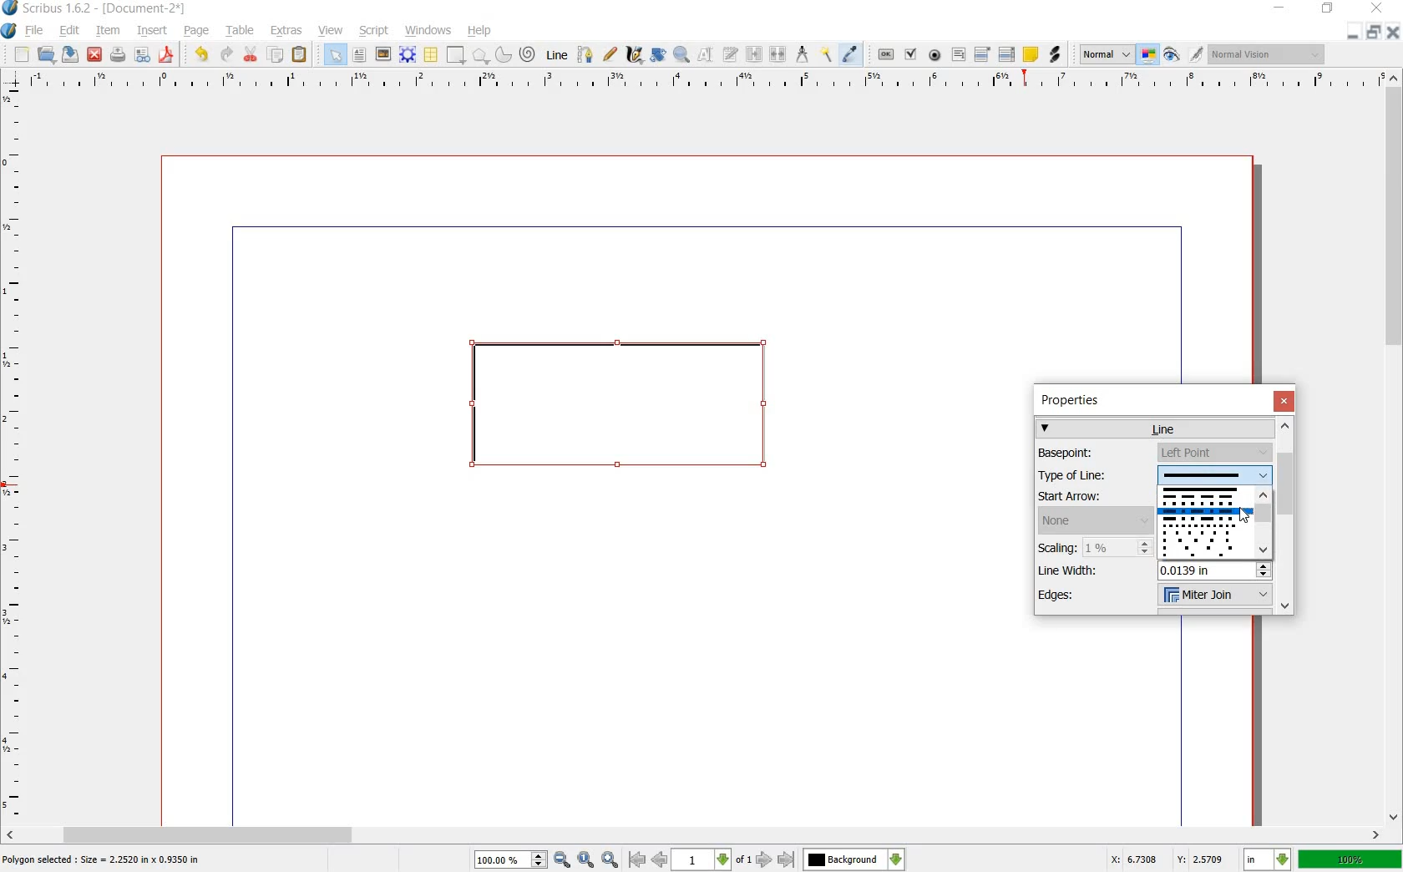 Image resolution: width=1403 pixels, height=872 pixels. What do you see at coordinates (1265, 54) in the screenshot?
I see `visual appearance of the display` at bounding box center [1265, 54].